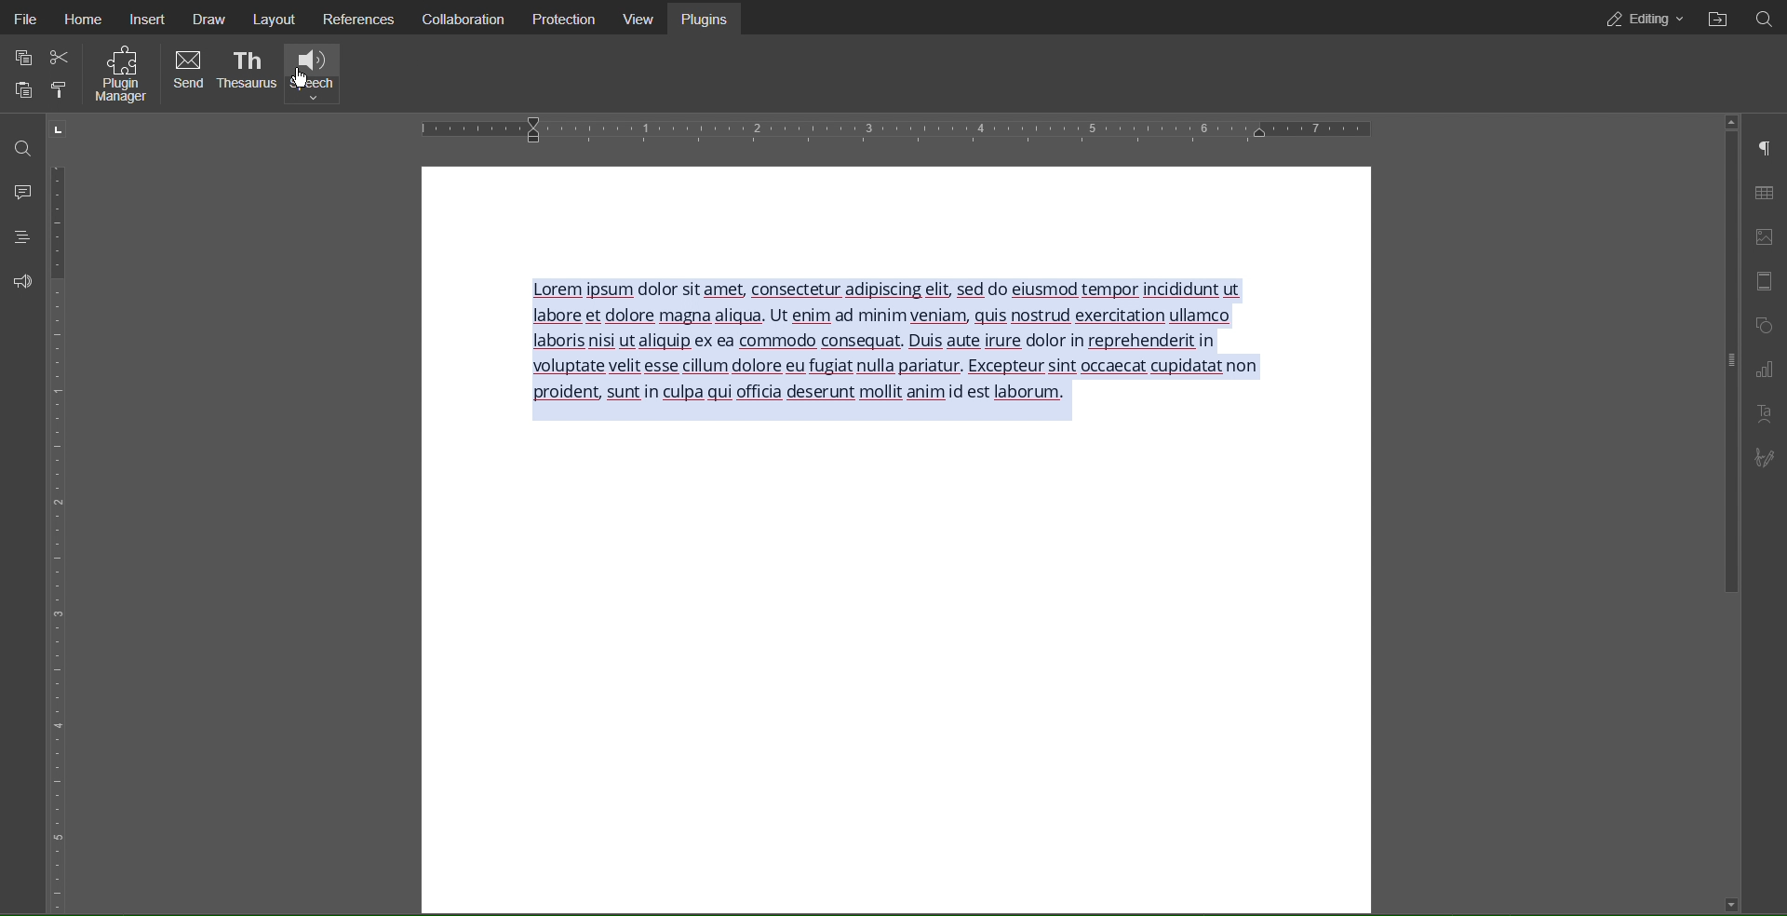 The image size is (1787, 916). What do you see at coordinates (1770, 20) in the screenshot?
I see `Search` at bounding box center [1770, 20].